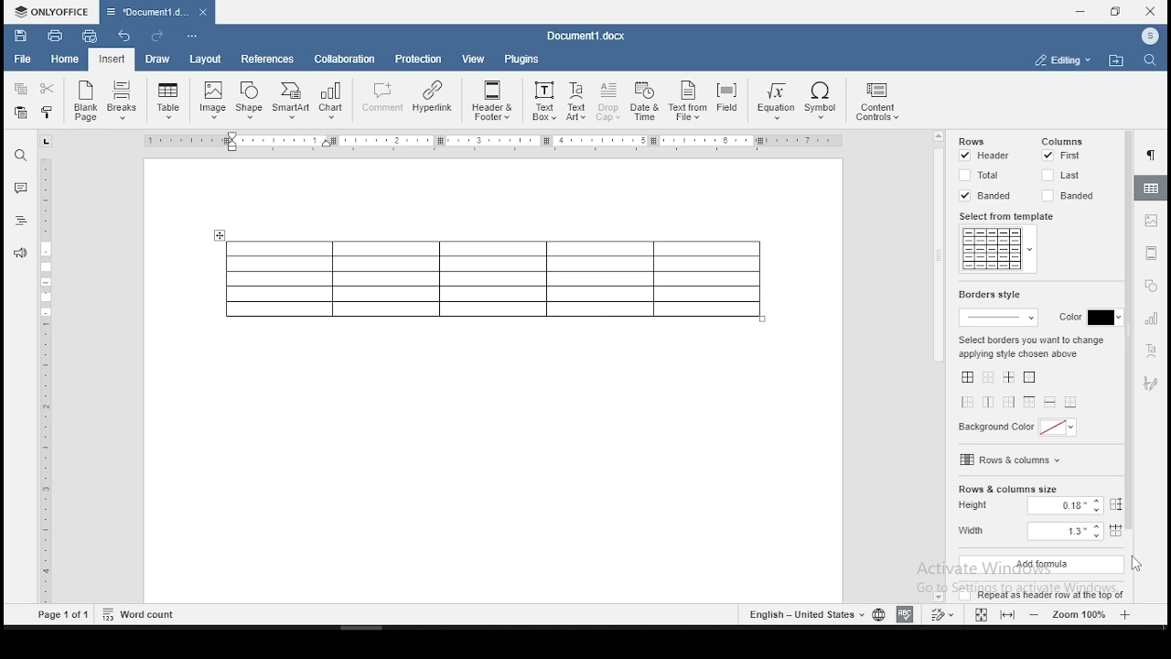  Describe the element at coordinates (983, 157) in the screenshot. I see `header` at that location.